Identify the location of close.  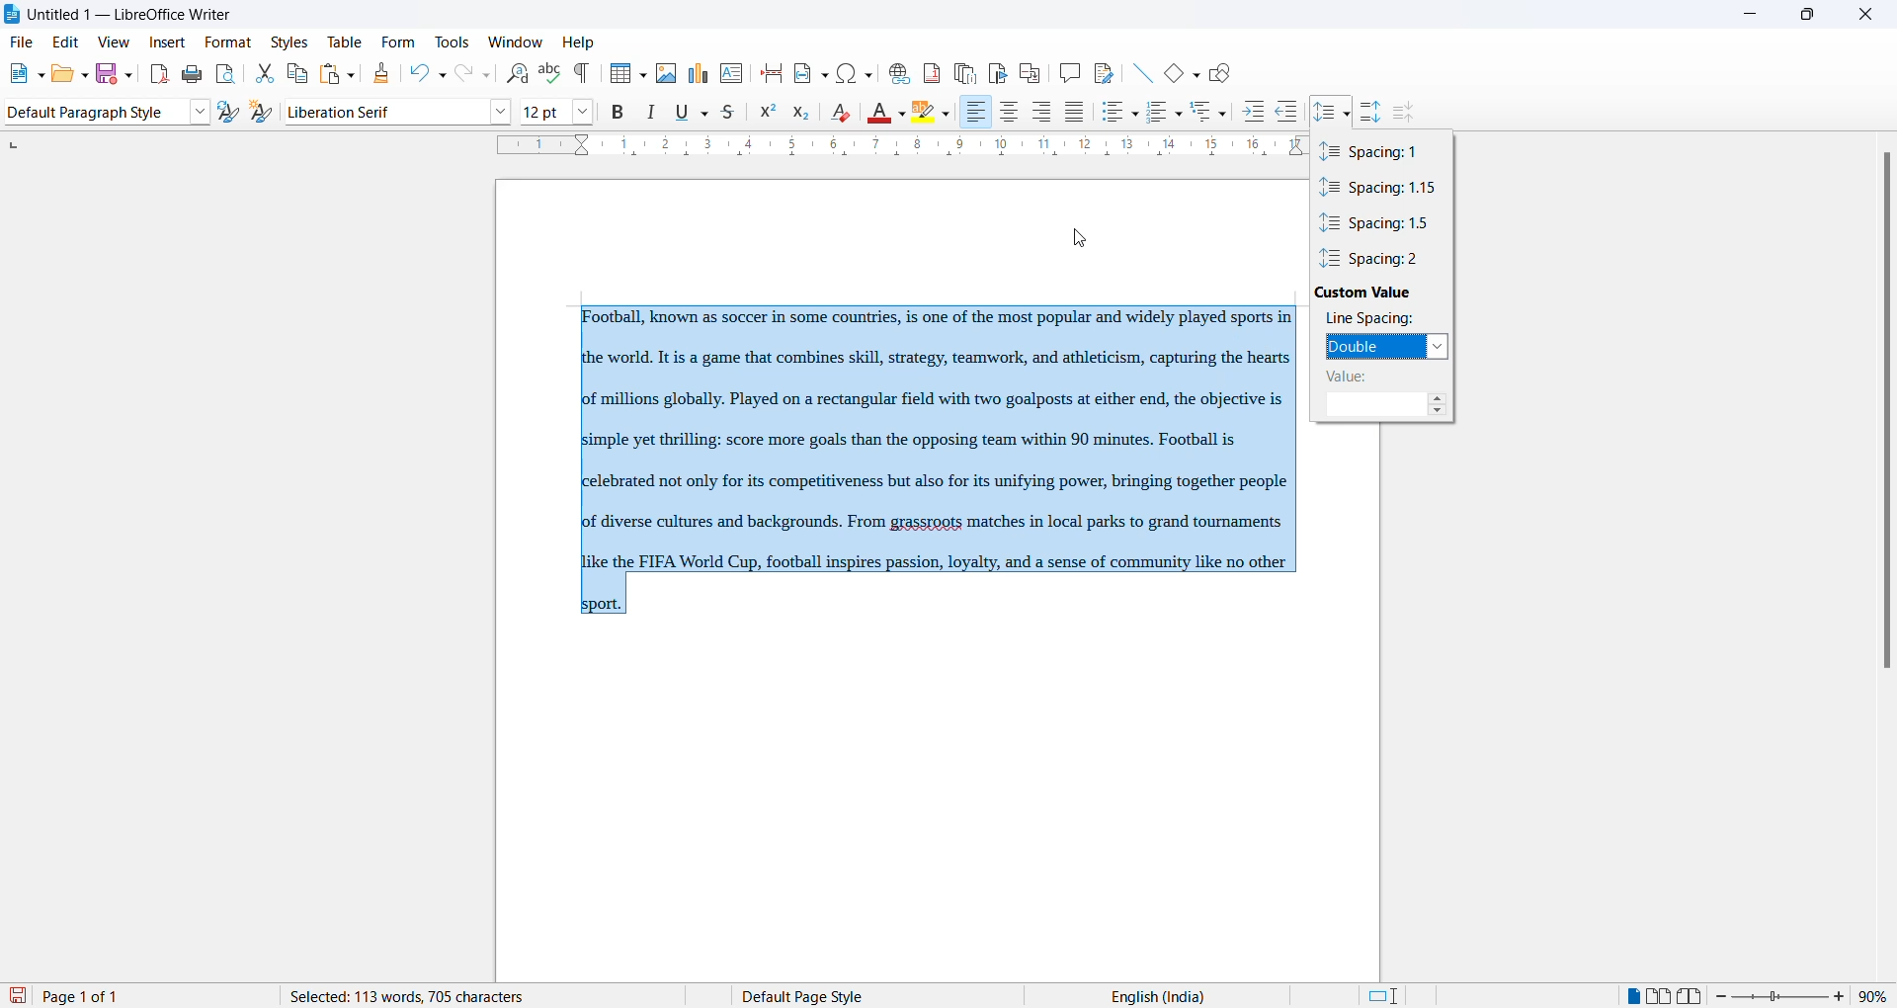
(1868, 16).